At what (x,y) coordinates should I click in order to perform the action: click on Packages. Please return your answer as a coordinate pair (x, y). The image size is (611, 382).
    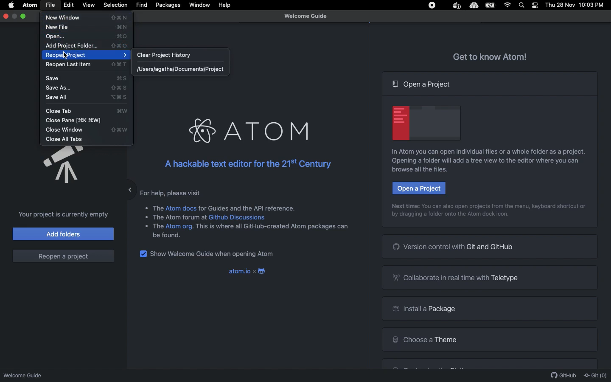
    Looking at the image, I should click on (168, 6).